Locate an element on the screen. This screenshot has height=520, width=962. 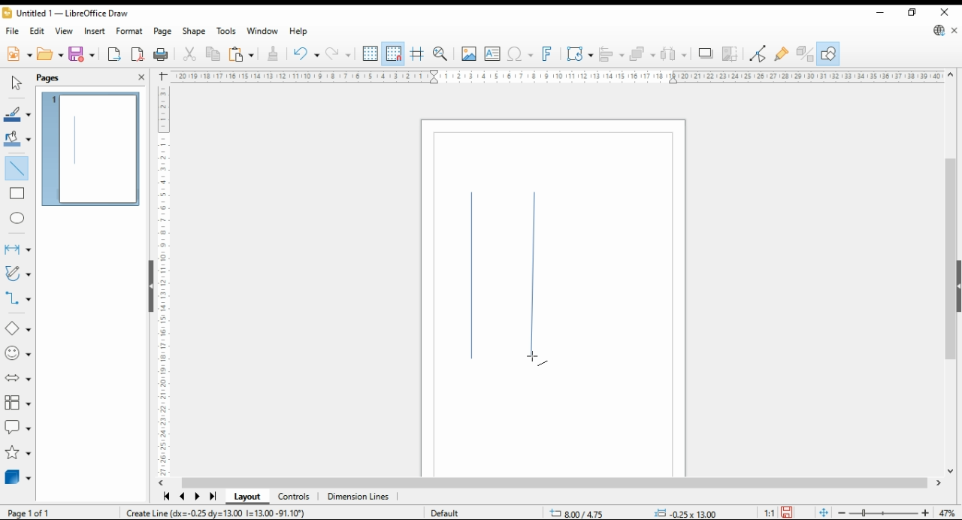
collapse is located at coordinates (150, 285).